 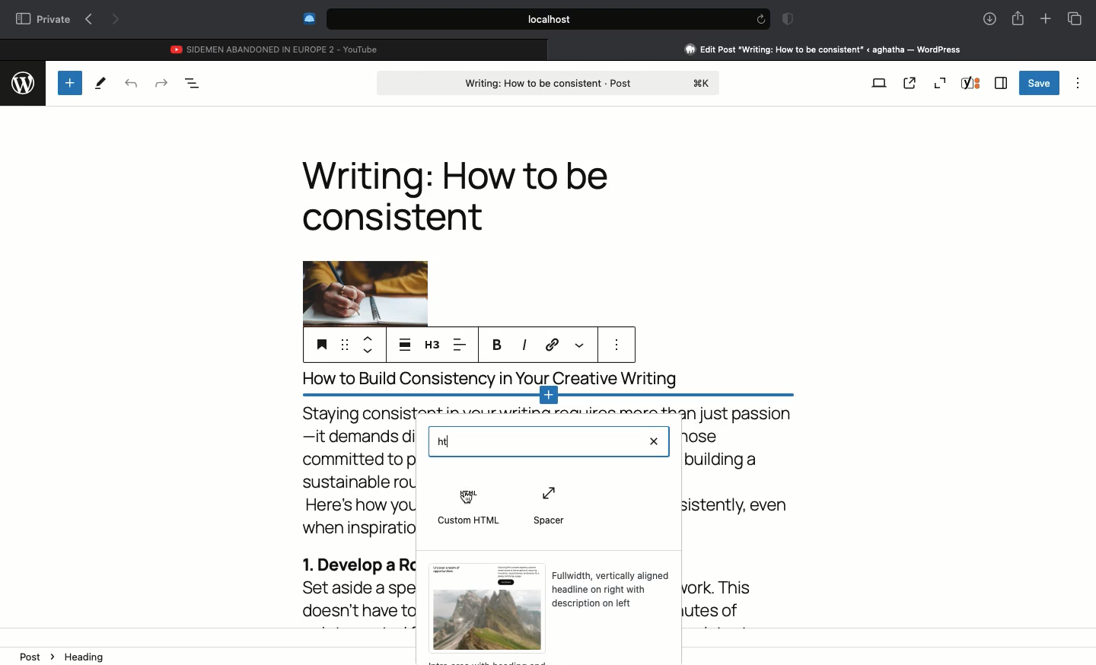 I want to click on H3, so click(x=432, y=345).